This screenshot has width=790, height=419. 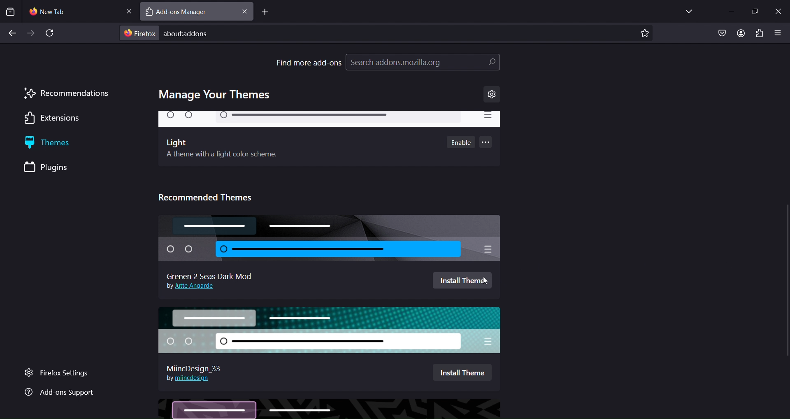 I want to click on new tab, so click(x=265, y=13).